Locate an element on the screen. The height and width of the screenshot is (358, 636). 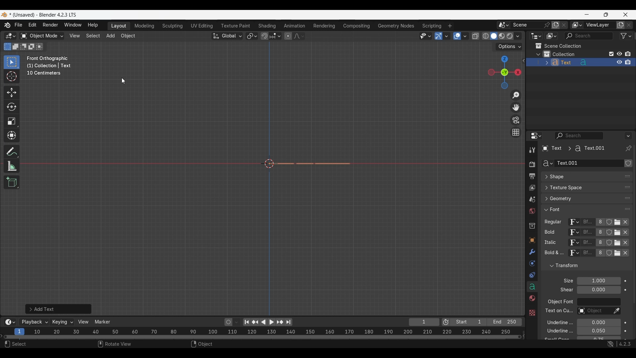
Display filter is located at coordinates (579, 136).